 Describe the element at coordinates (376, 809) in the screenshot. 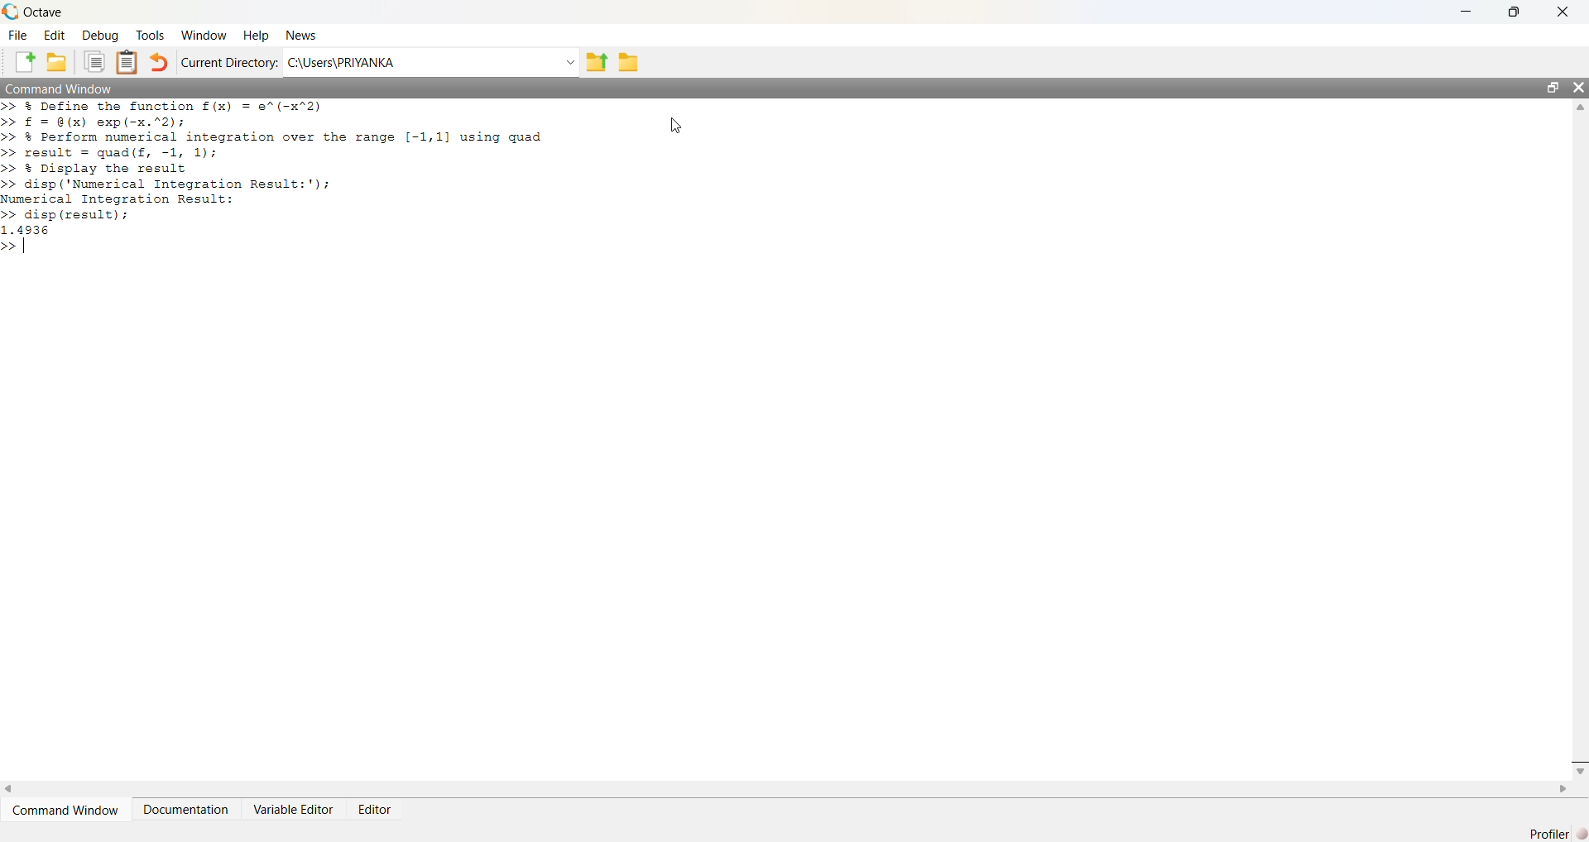

I see `Editor` at that location.